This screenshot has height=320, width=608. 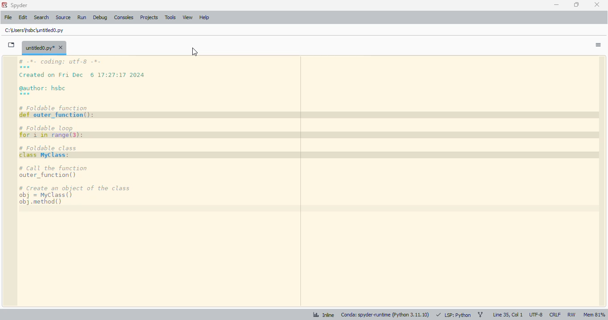 What do you see at coordinates (508, 315) in the screenshot?
I see `line 35, col 1` at bounding box center [508, 315].